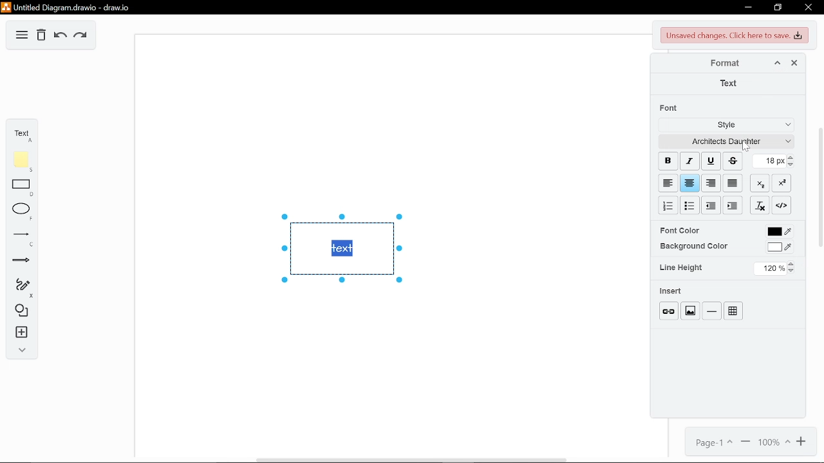 Image resolution: width=824 pixels, height=463 pixels. What do you see at coordinates (69, 7) in the screenshot?
I see `untitiled diagram.drawio - draw.io` at bounding box center [69, 7].